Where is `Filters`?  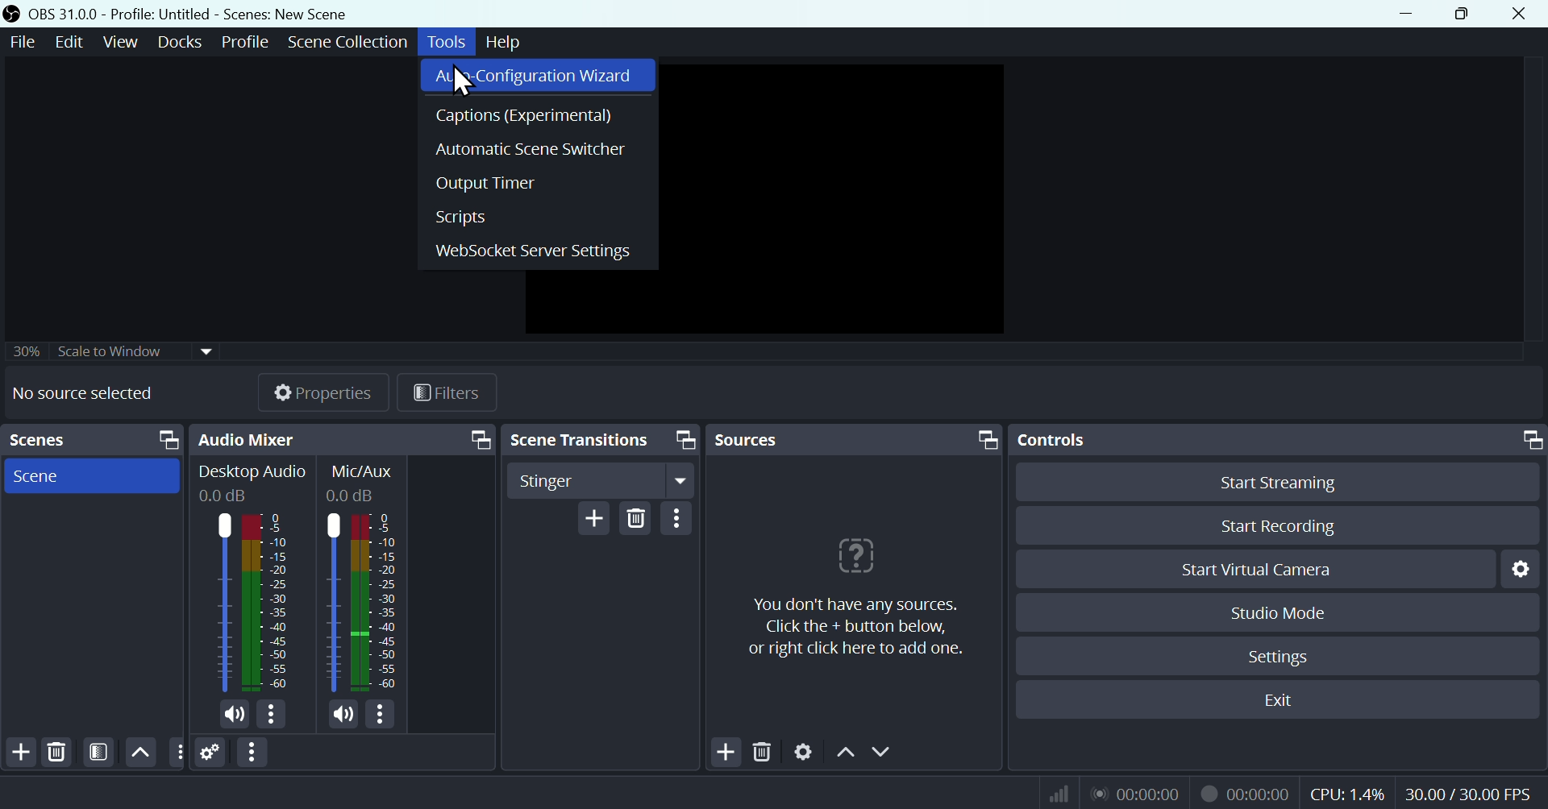
Filters is located at coordinates (445, 392).